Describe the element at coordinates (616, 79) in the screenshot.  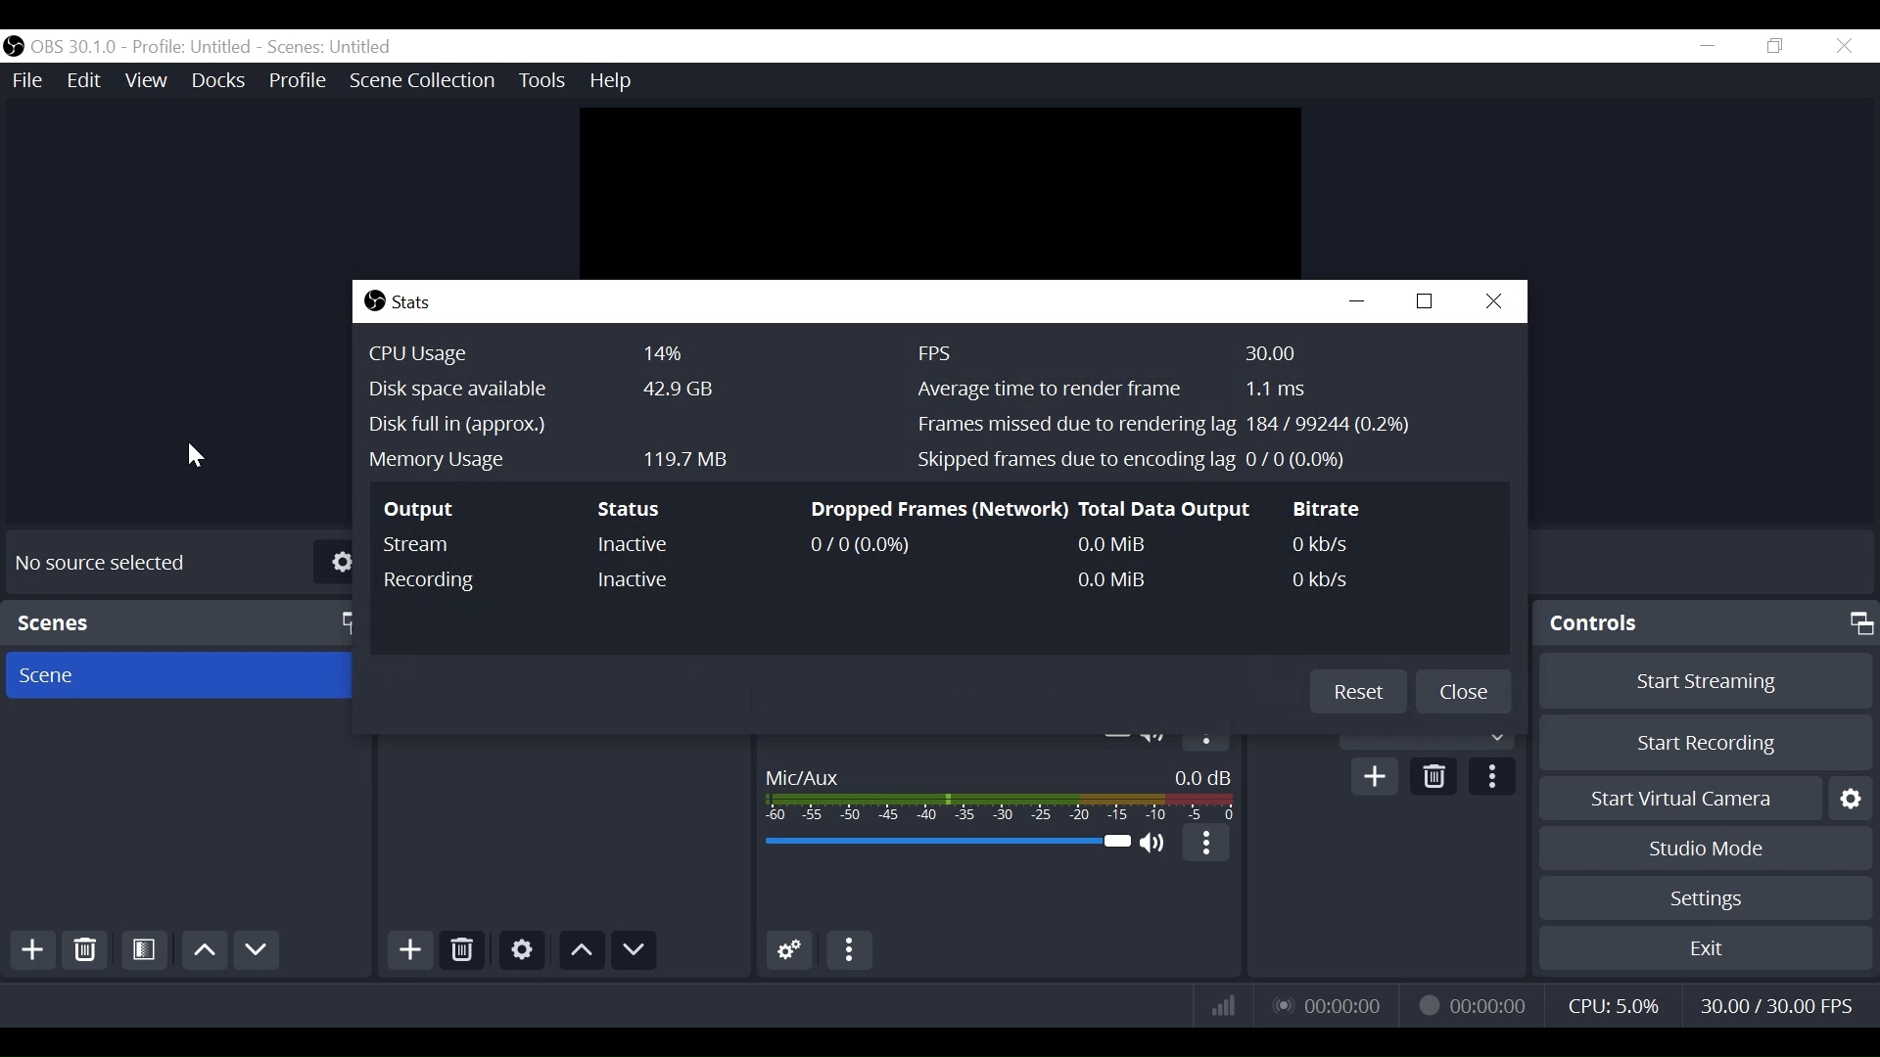
I see `Help` at that location.